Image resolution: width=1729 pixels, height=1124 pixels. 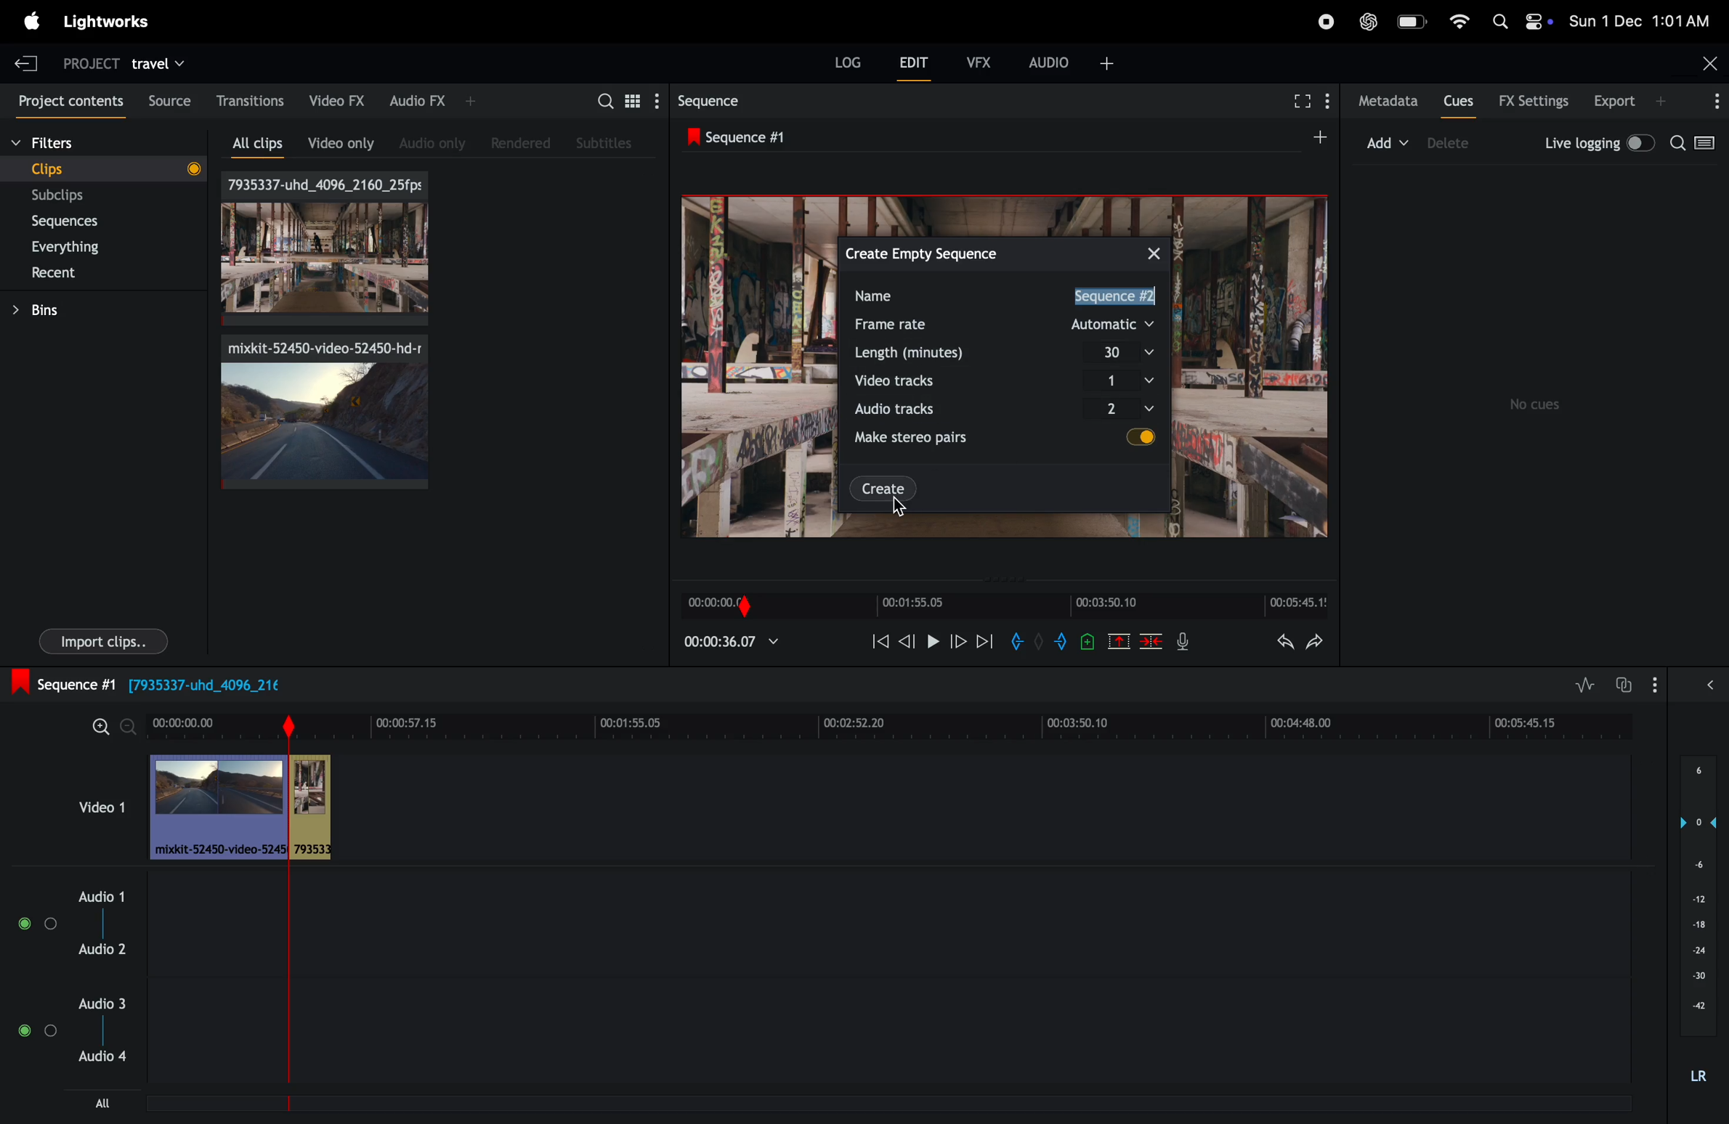 What do you see at coordinates (900, 508) in the screenshot?
I see `cursor` at bounding box center [900, 508].